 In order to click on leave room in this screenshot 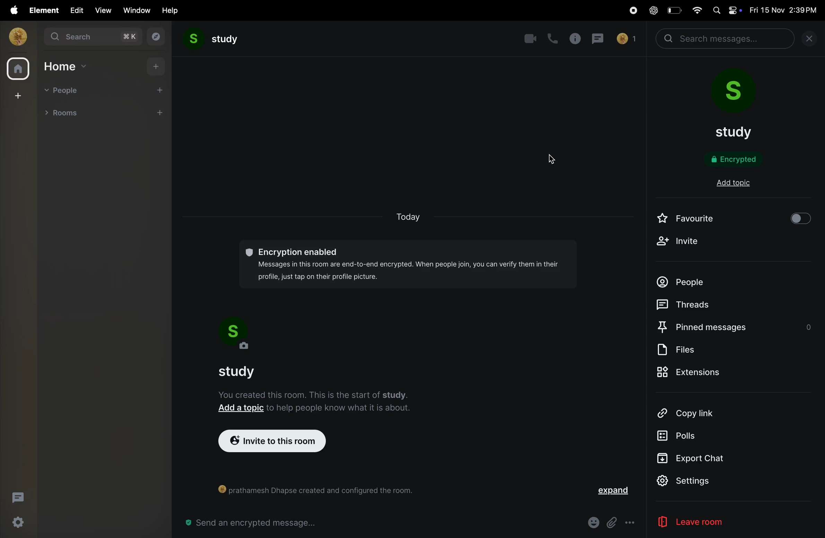, I will do `click(680, 522)`.